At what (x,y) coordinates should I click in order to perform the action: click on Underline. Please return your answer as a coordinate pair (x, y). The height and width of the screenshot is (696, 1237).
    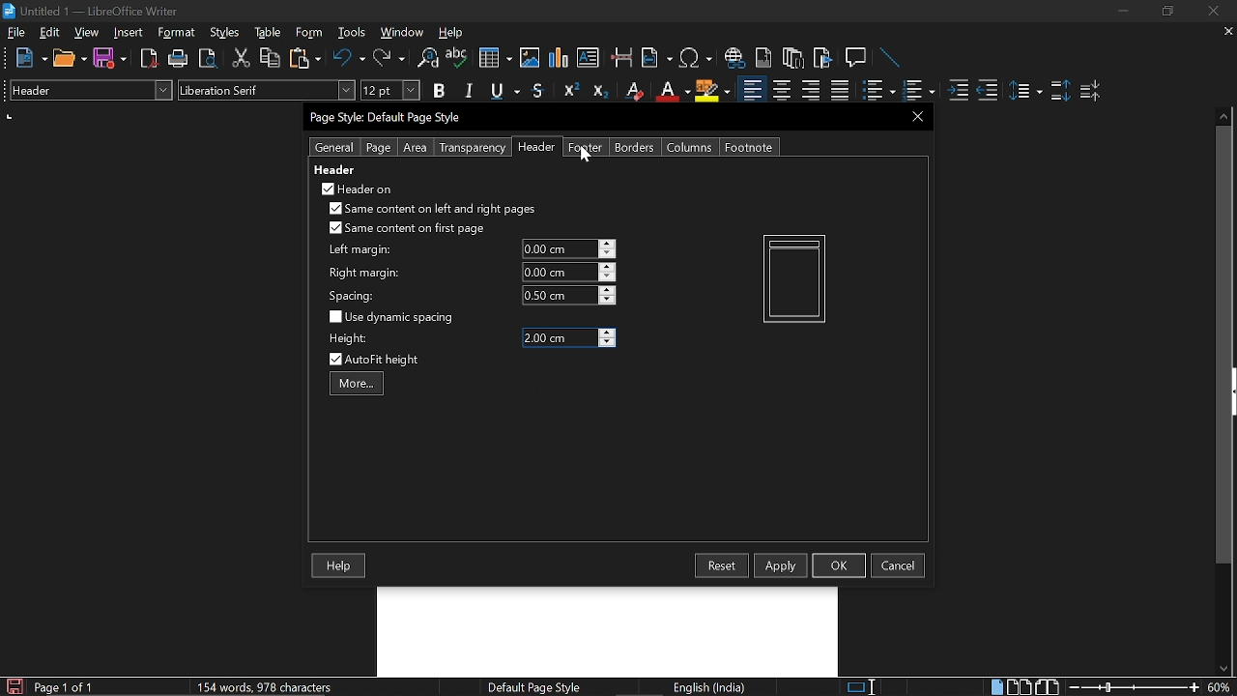
    Looking at the image, I should click on (672, 91).